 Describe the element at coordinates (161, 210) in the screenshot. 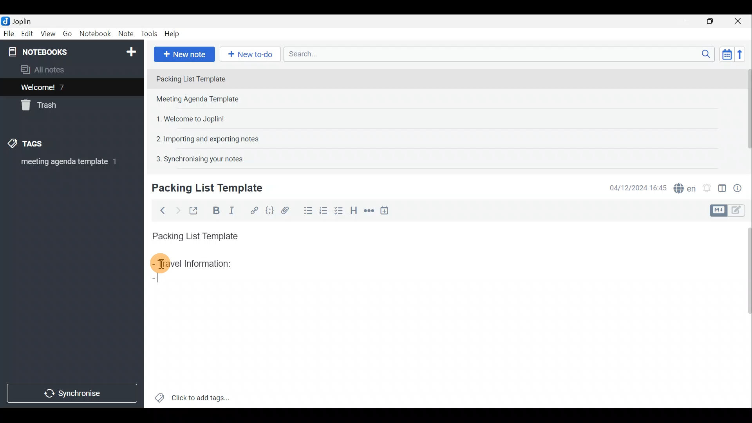

I see `Back` at that location.